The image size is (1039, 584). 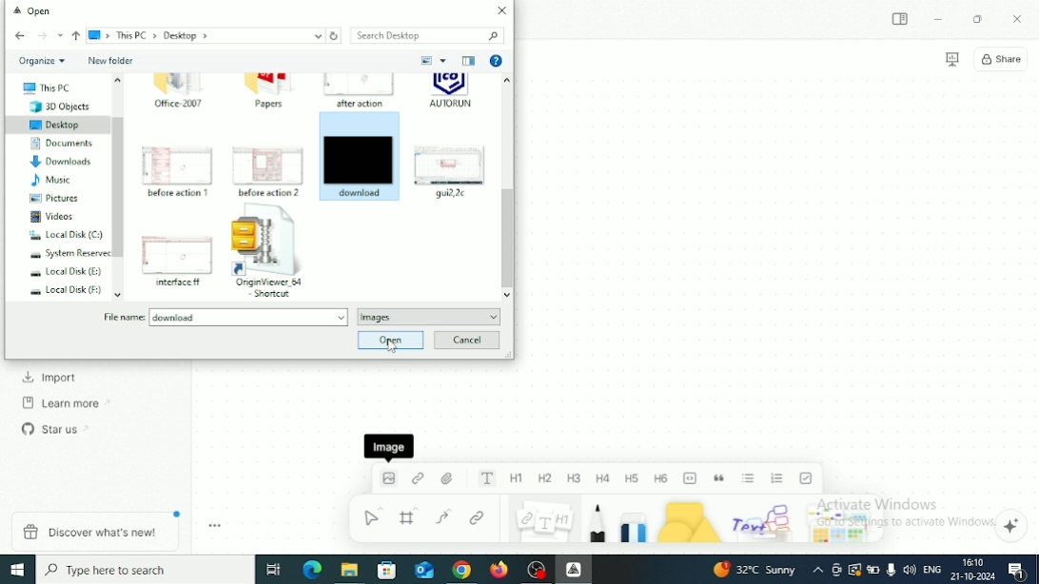 I want to click on Close, so click(x=1017, y=20).